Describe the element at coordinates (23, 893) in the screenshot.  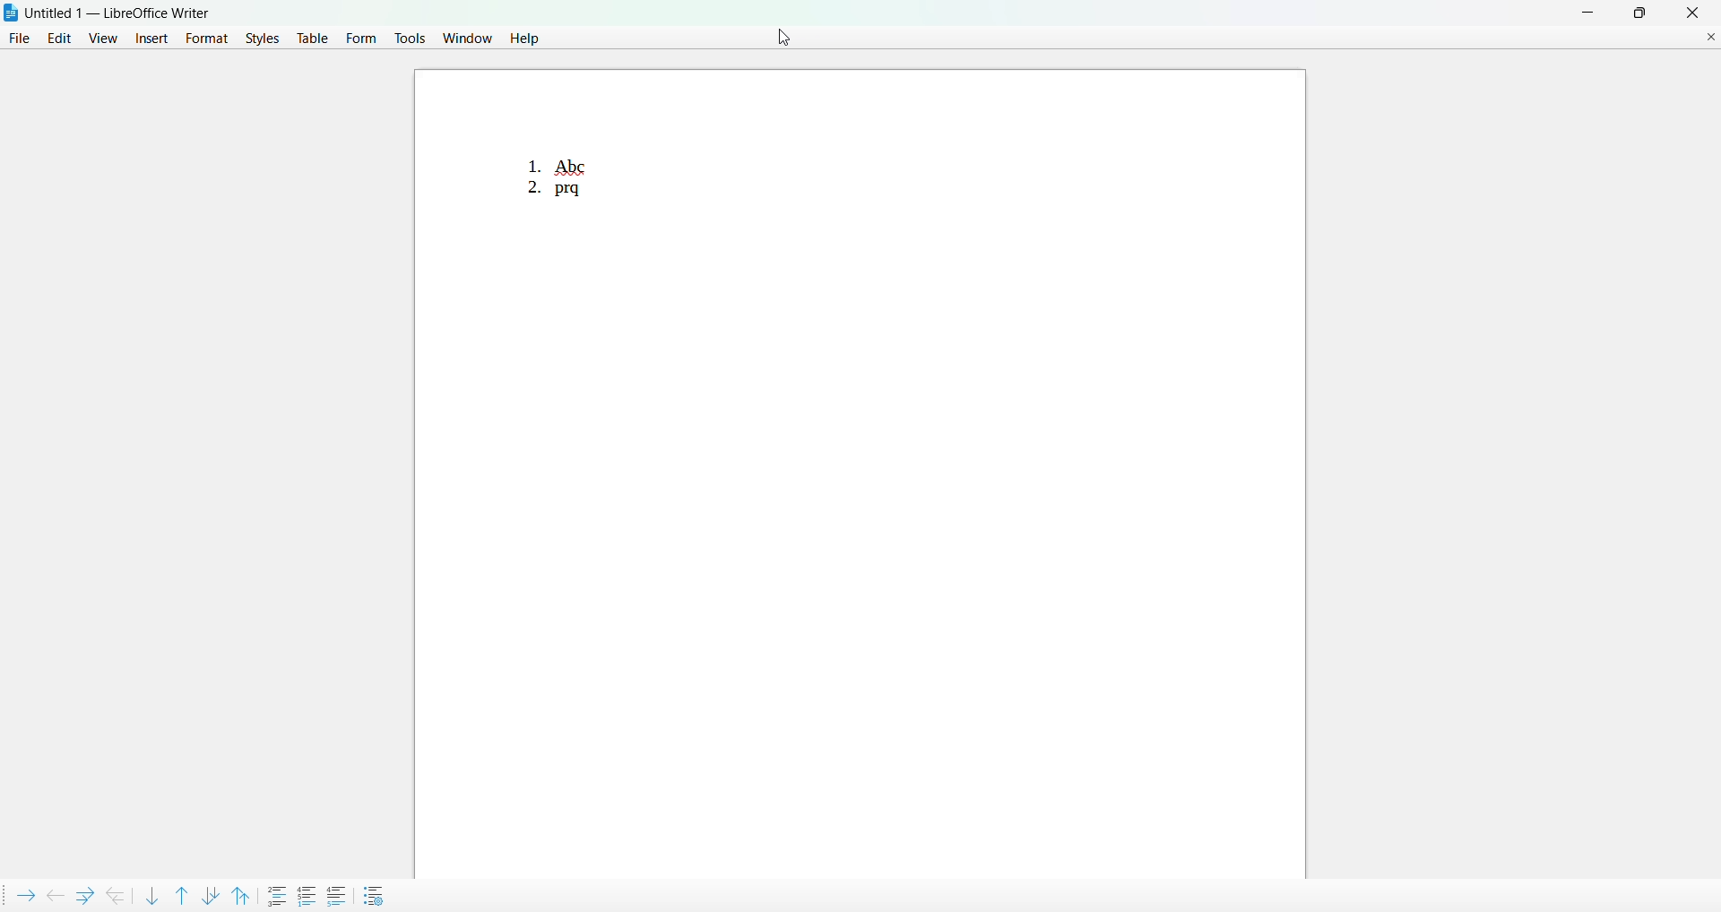
I see `demote outline level` at that location.